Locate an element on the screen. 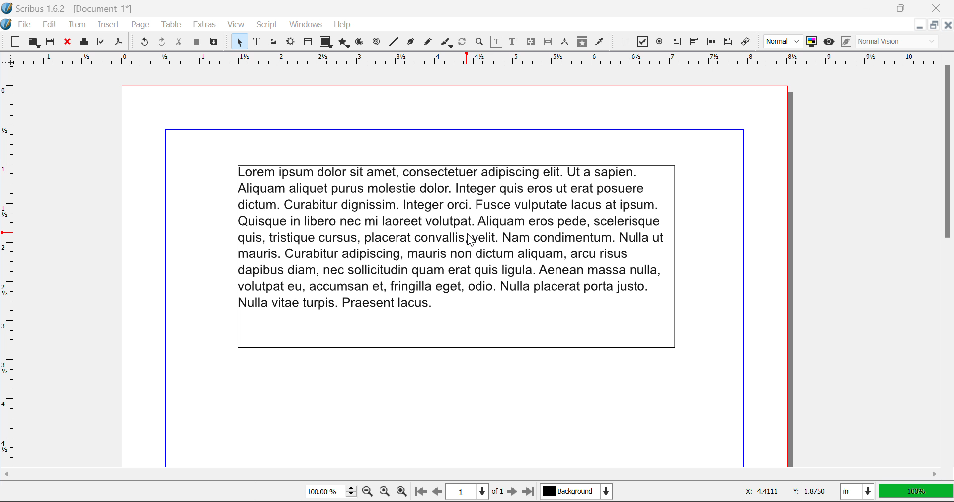 The image size is (954, 502). Paste is located at coordinates (214, 42).